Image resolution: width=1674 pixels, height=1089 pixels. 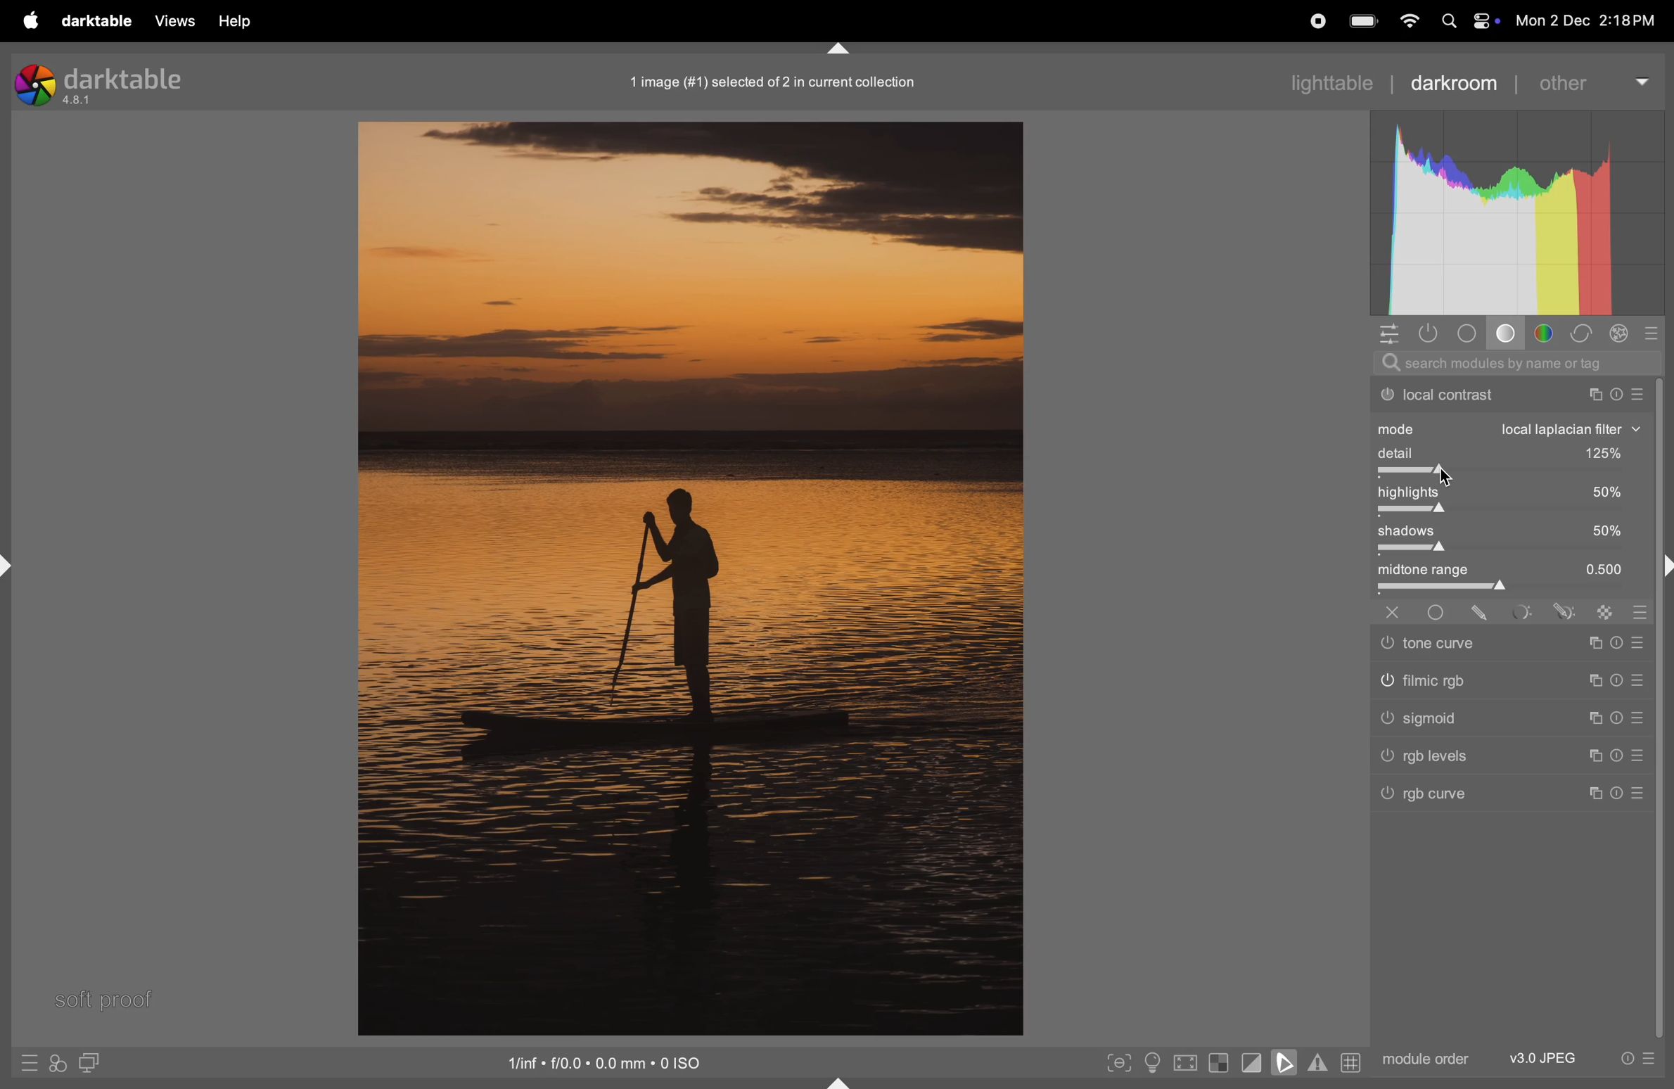 What do you see at coordinates (1509, 395) in the screenshot?
I see `local contrast` at bounding box center [1509, 395].